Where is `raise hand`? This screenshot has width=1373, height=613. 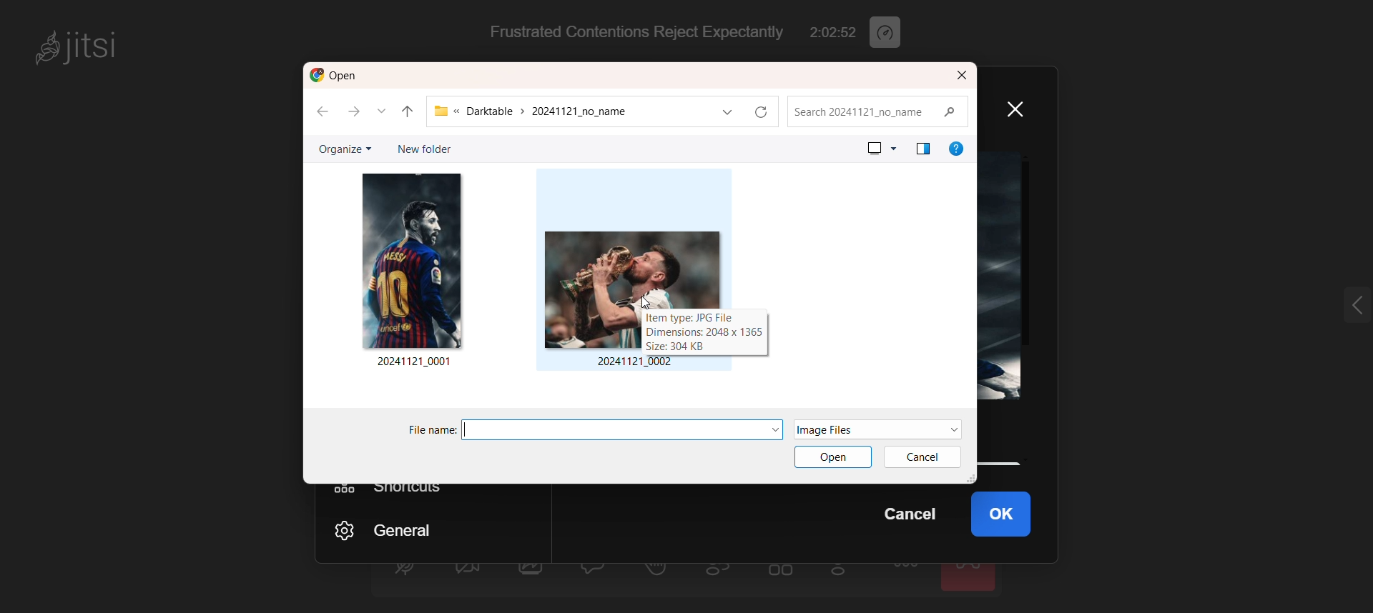 raise hand is located at coordinates (656, 574).